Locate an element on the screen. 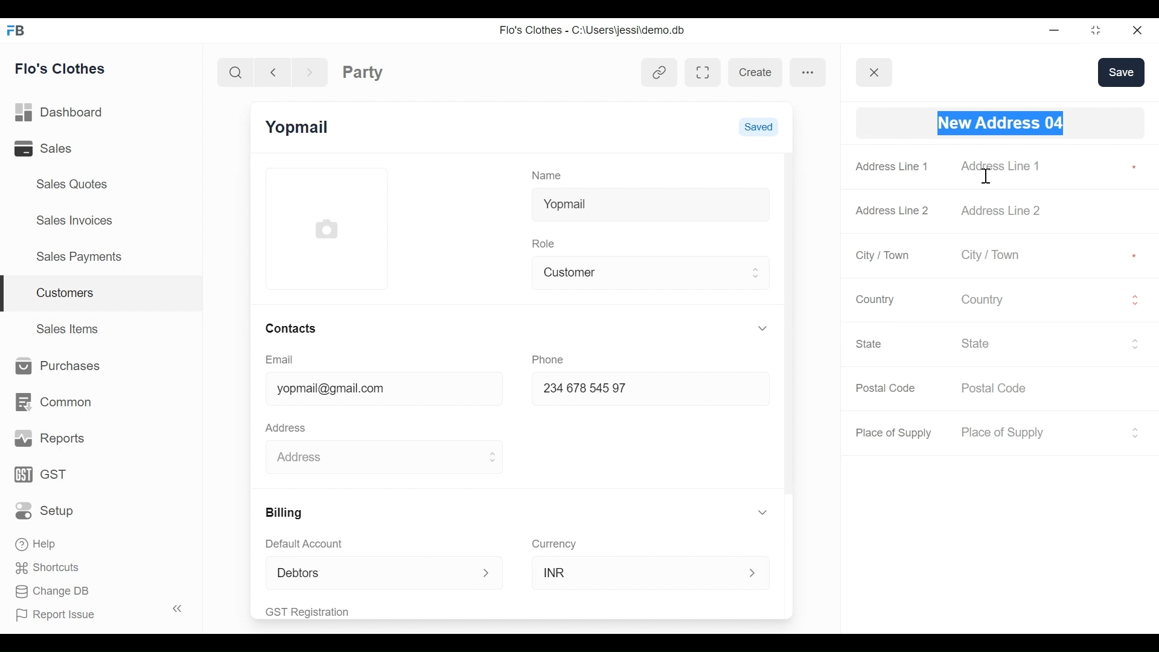 This screenshot has height=652, width=1159. Frappe Books Desktop Icon is located at coordinates (14, 31).